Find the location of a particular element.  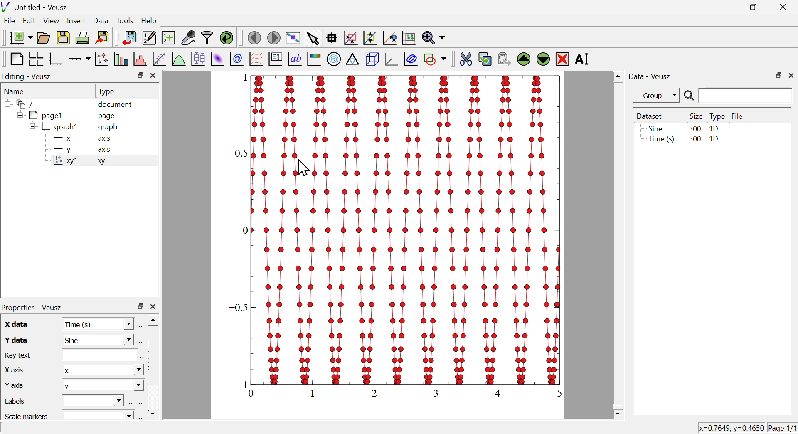

untitled - veusz is located at coordinates (36, 7).